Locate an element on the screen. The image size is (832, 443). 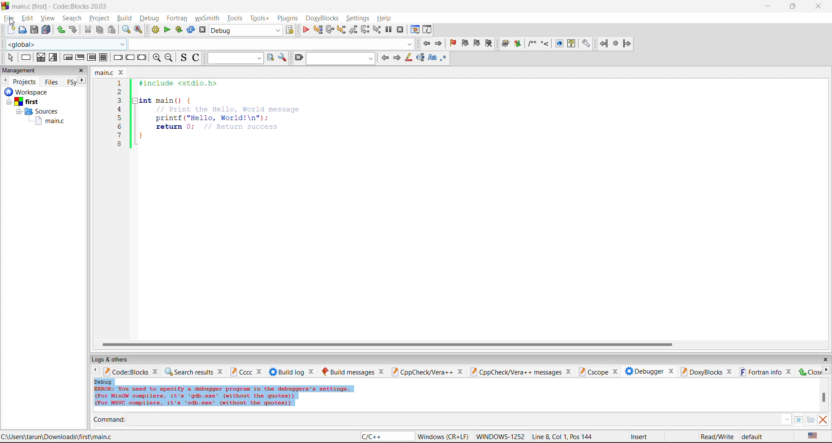
 is located at coordinates (24, 92).